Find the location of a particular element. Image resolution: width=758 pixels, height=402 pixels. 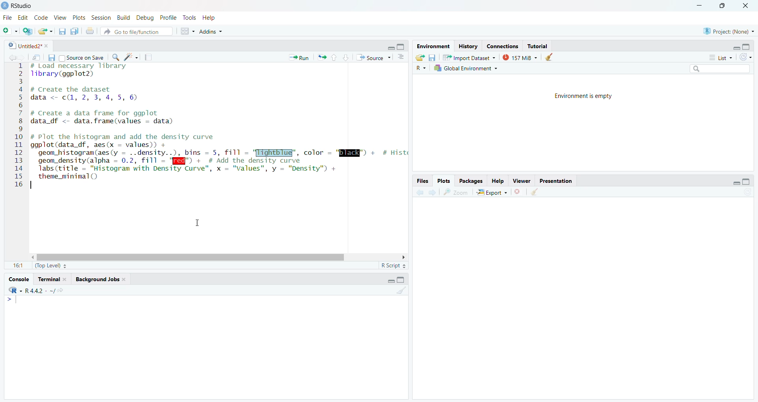

minimize is located at coordinates (391, 48).